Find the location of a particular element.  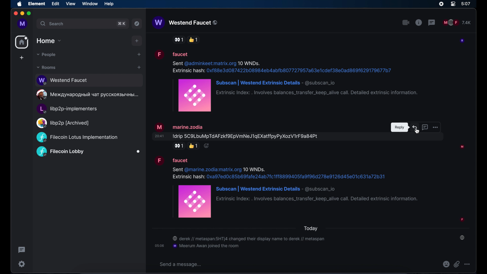

thread activity is located at coordinates (21, 250).